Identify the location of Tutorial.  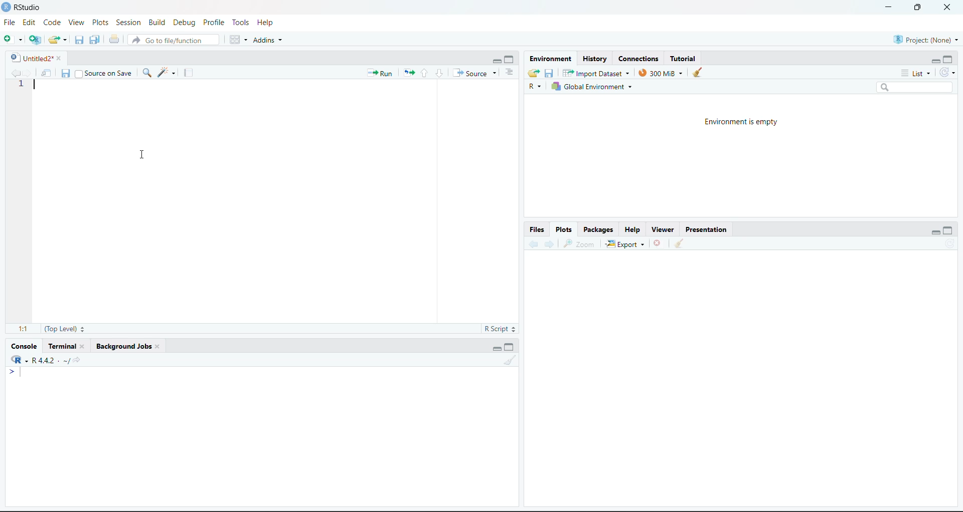
(686, 58).